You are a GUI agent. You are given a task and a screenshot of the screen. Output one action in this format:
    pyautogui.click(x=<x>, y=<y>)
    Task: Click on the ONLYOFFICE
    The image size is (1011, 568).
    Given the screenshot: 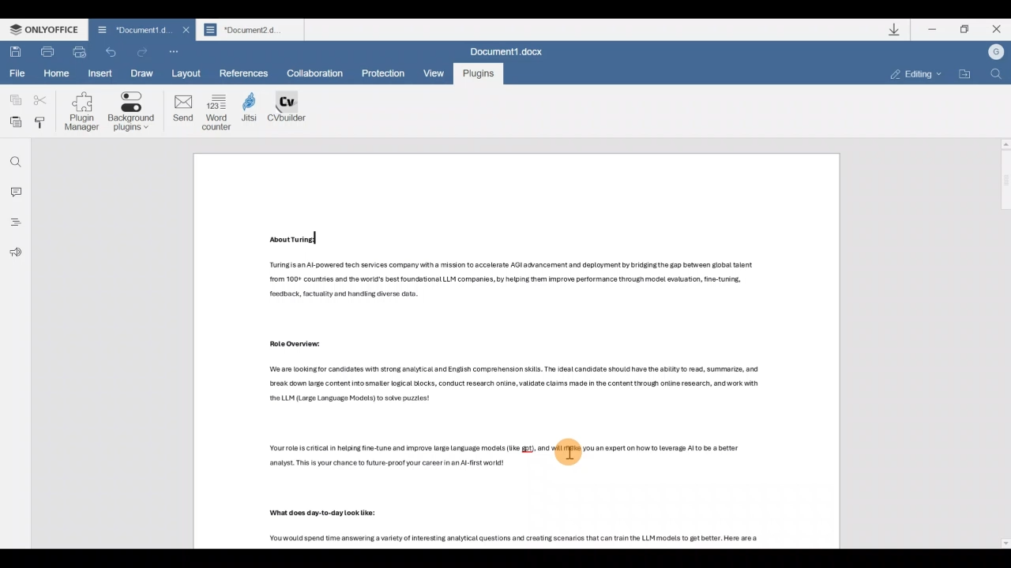 What is the action you would take?
    pyautogui.click(x=46, y=31)
    